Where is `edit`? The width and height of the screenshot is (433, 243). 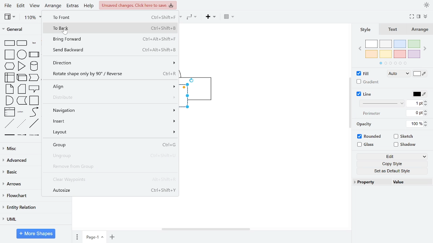
edit is located at coordinates (21, 5).